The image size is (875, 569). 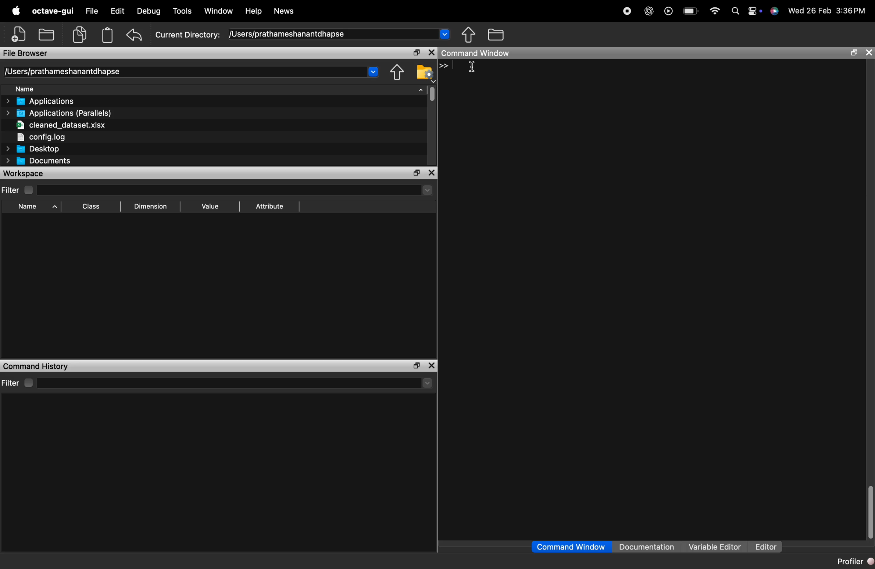 I want to click on Window, so click(x=216, y=11).